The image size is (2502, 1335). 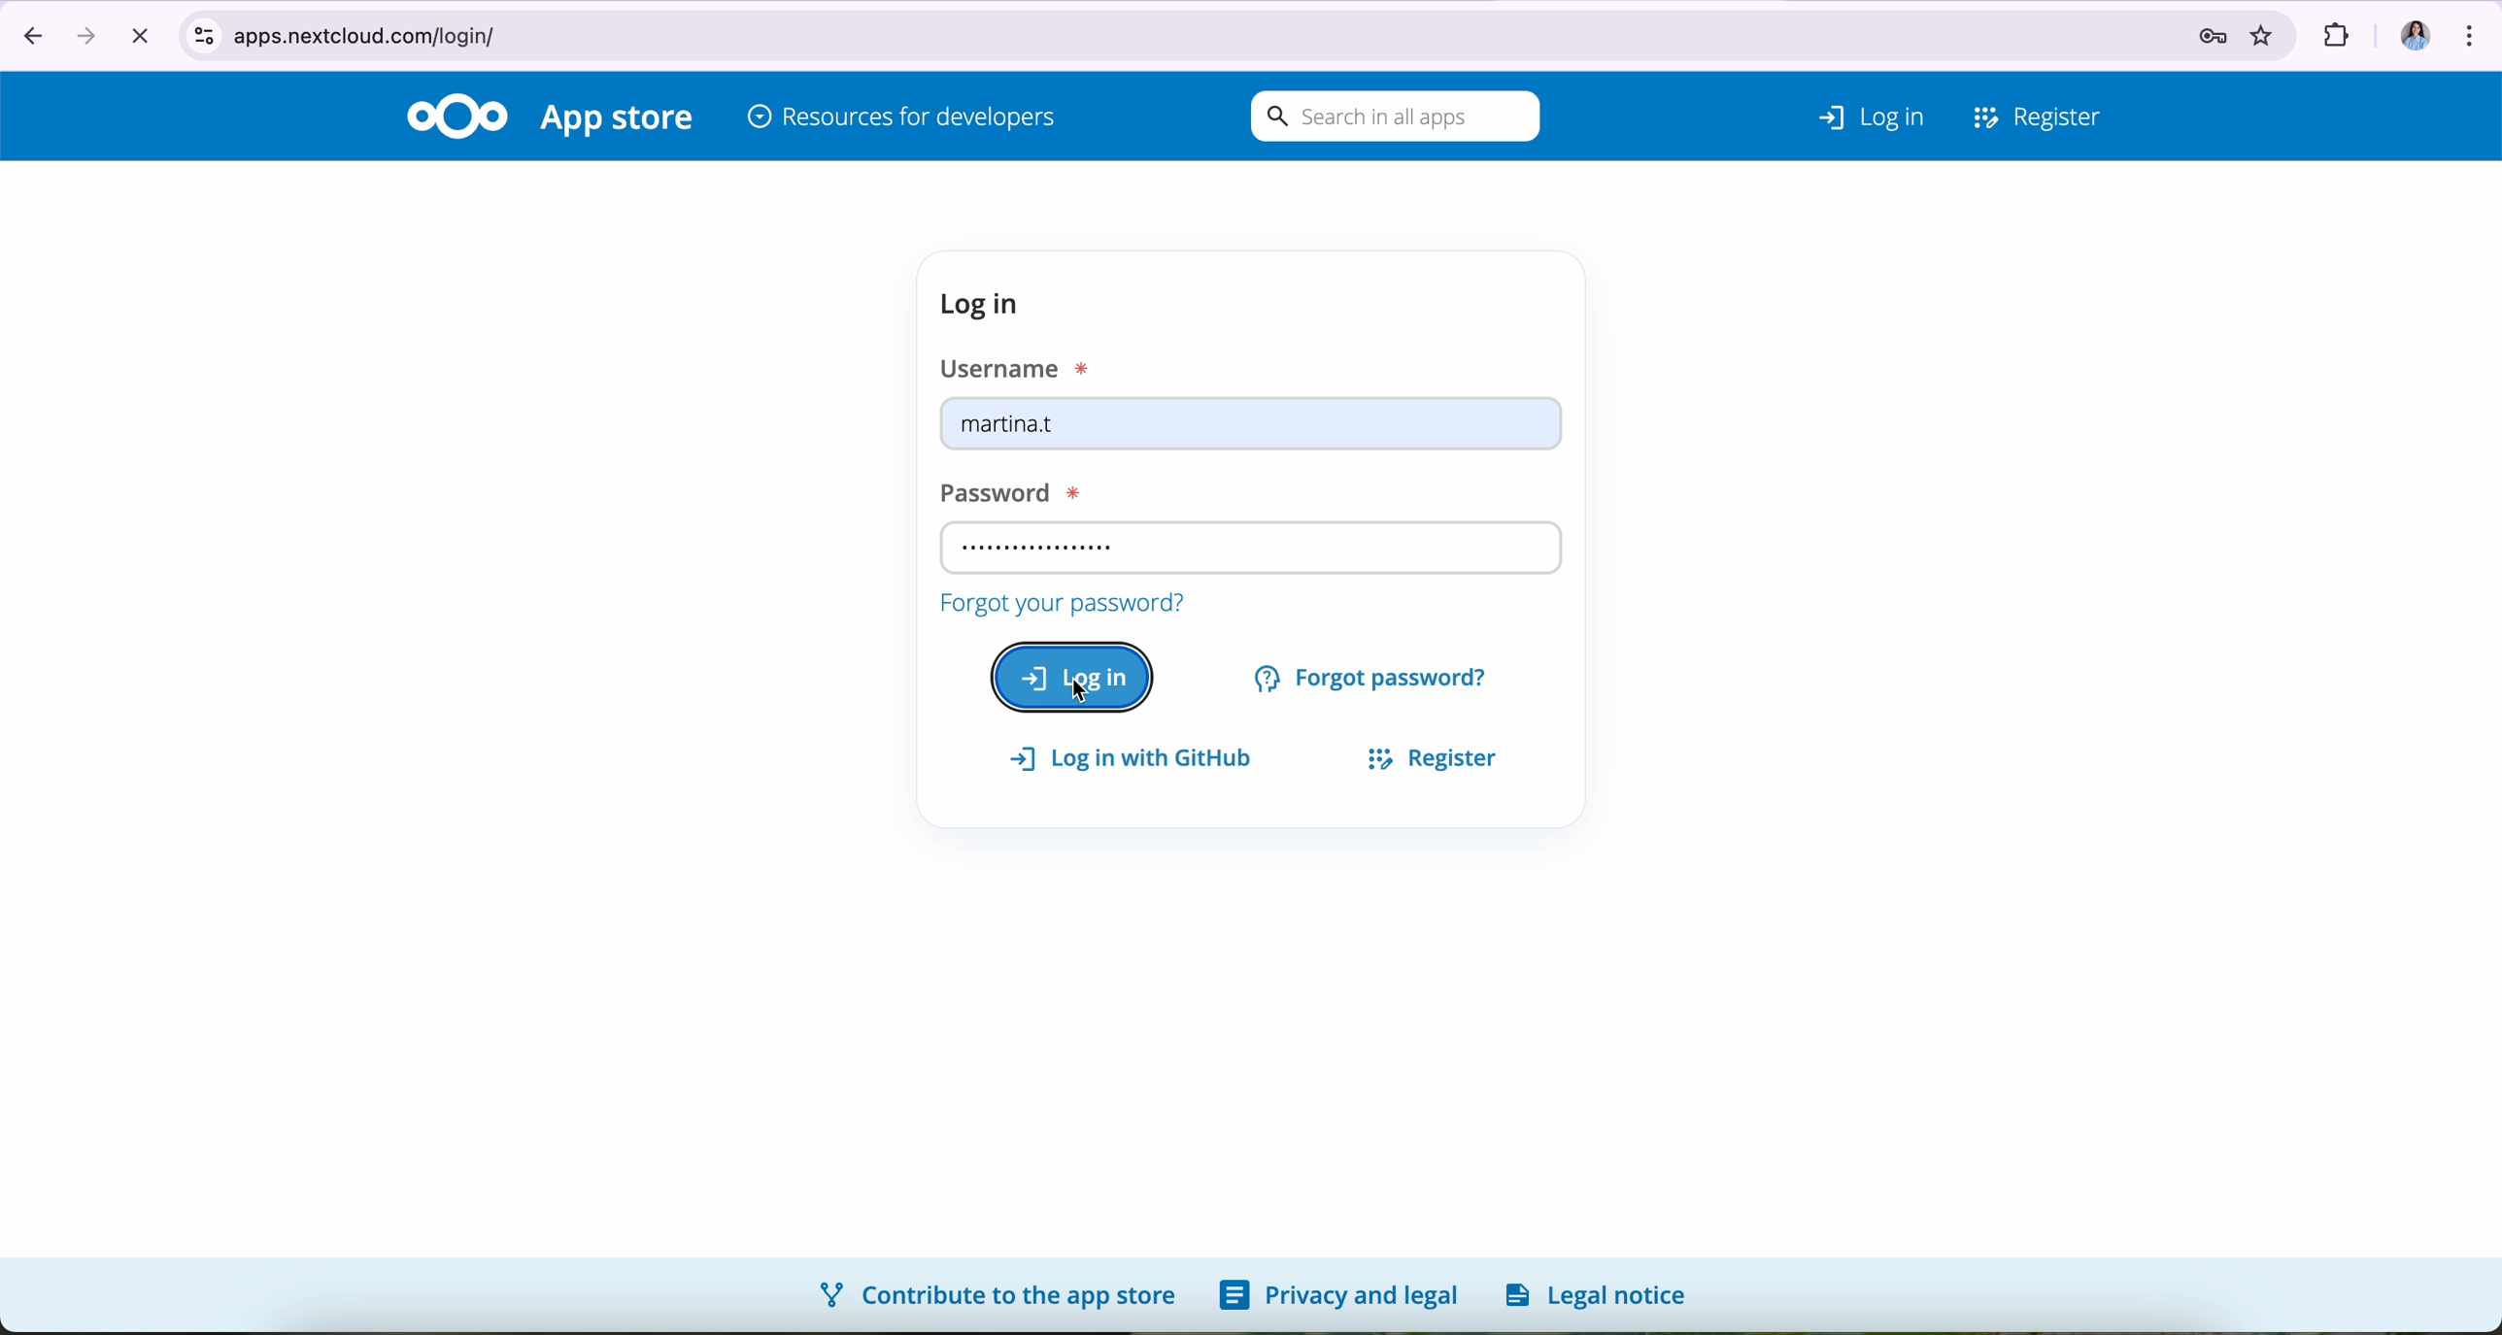 What do you see at coordinates (1060, 600) in the screenshot?
I see `forgot your password` at bounding box center [1060, 600].